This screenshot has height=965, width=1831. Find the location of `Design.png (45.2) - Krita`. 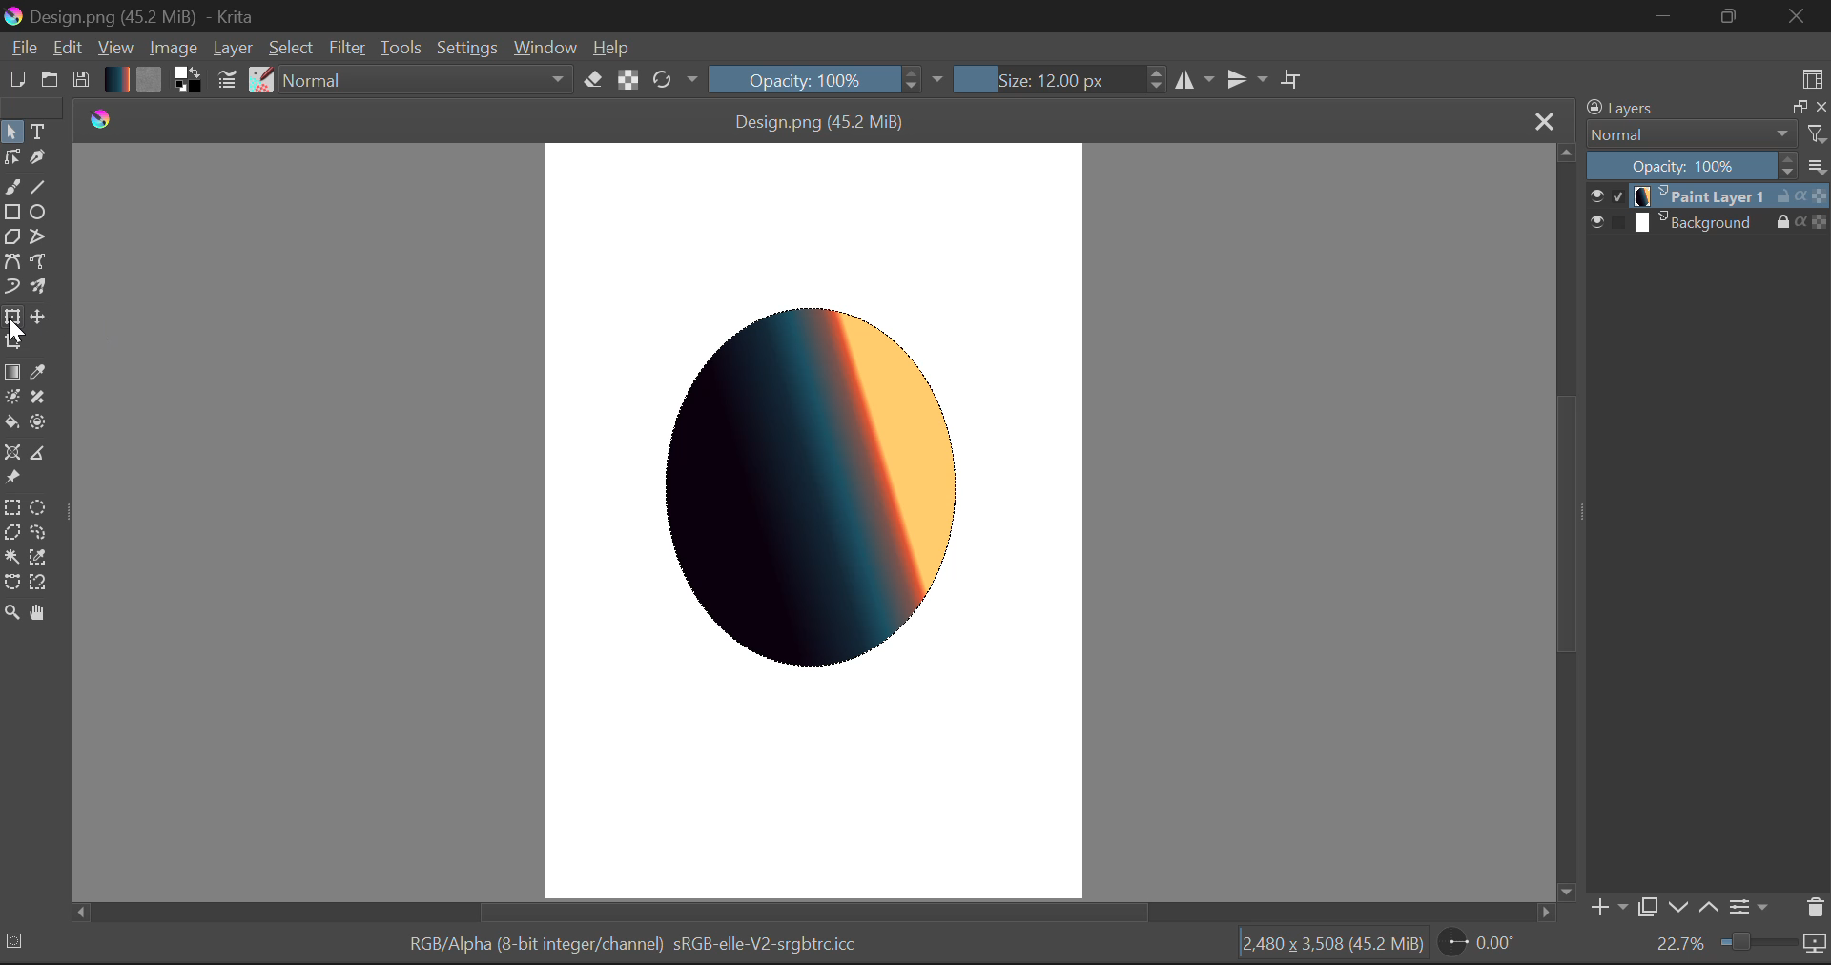

Design.png (45.2) - Krita is located at coordinates (193, 16).